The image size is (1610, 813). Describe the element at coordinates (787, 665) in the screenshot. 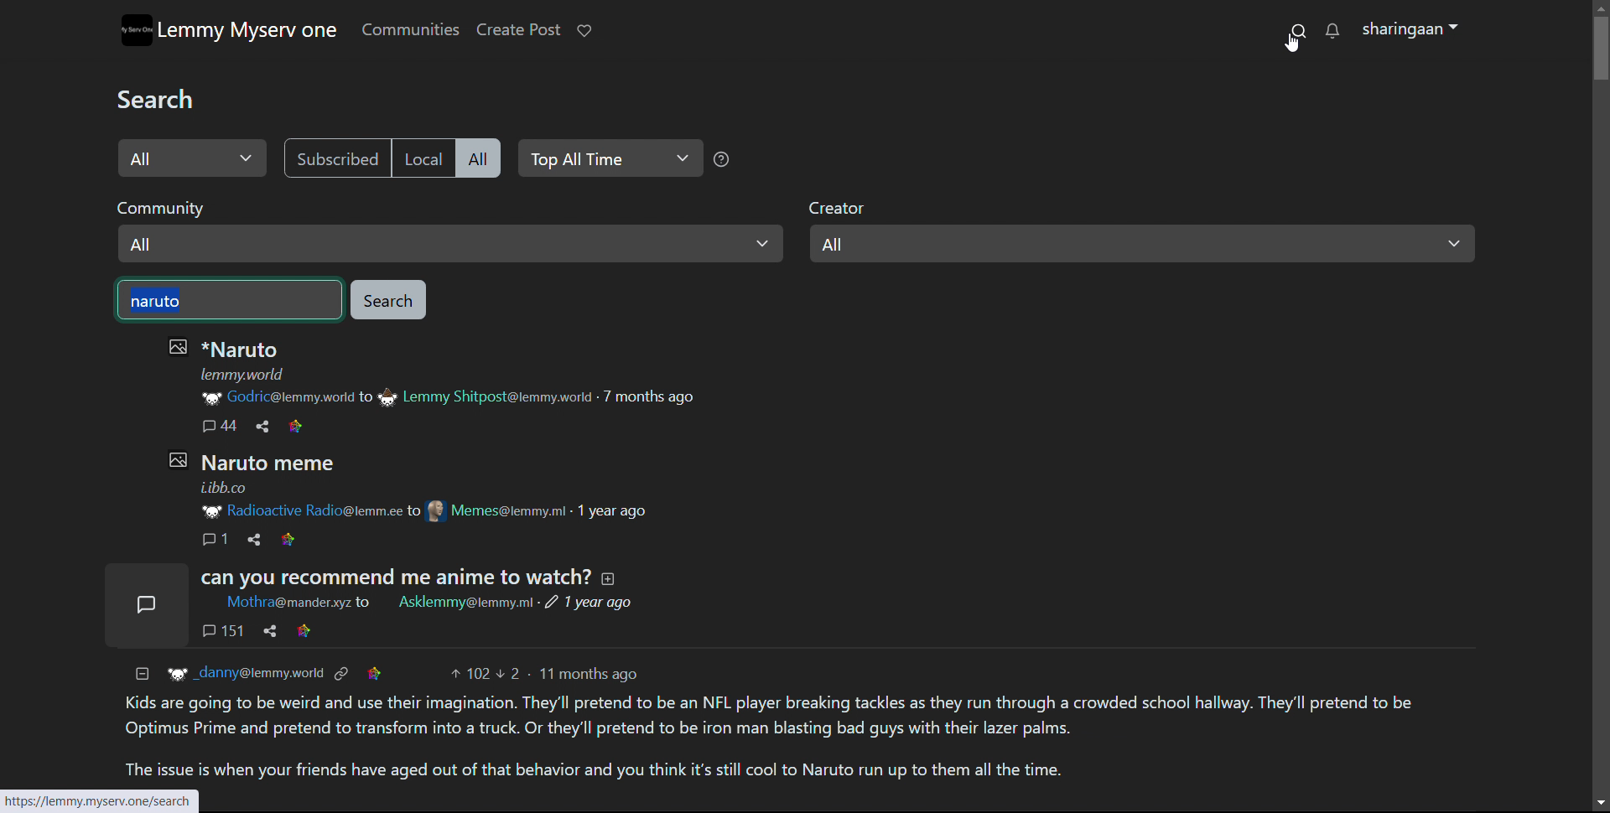

I see `search result related to "Naruto"` at that location.